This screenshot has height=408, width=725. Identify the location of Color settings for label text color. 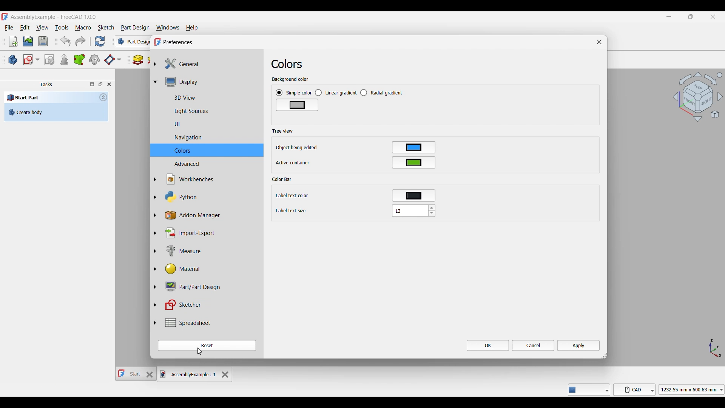
(414, 196).